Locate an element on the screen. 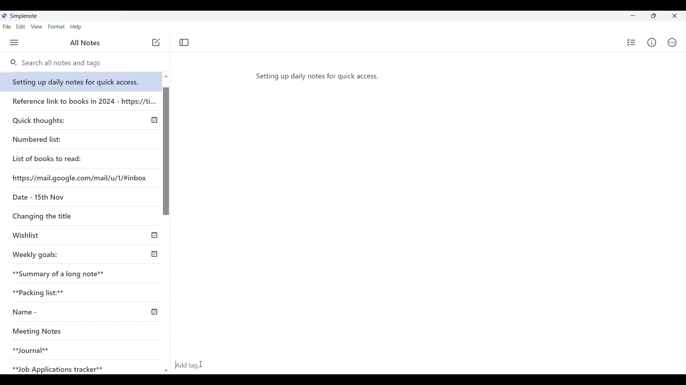 Image resolution: width=686 pixels, height=385 pixels. Name is located at coordinates (51, 312).